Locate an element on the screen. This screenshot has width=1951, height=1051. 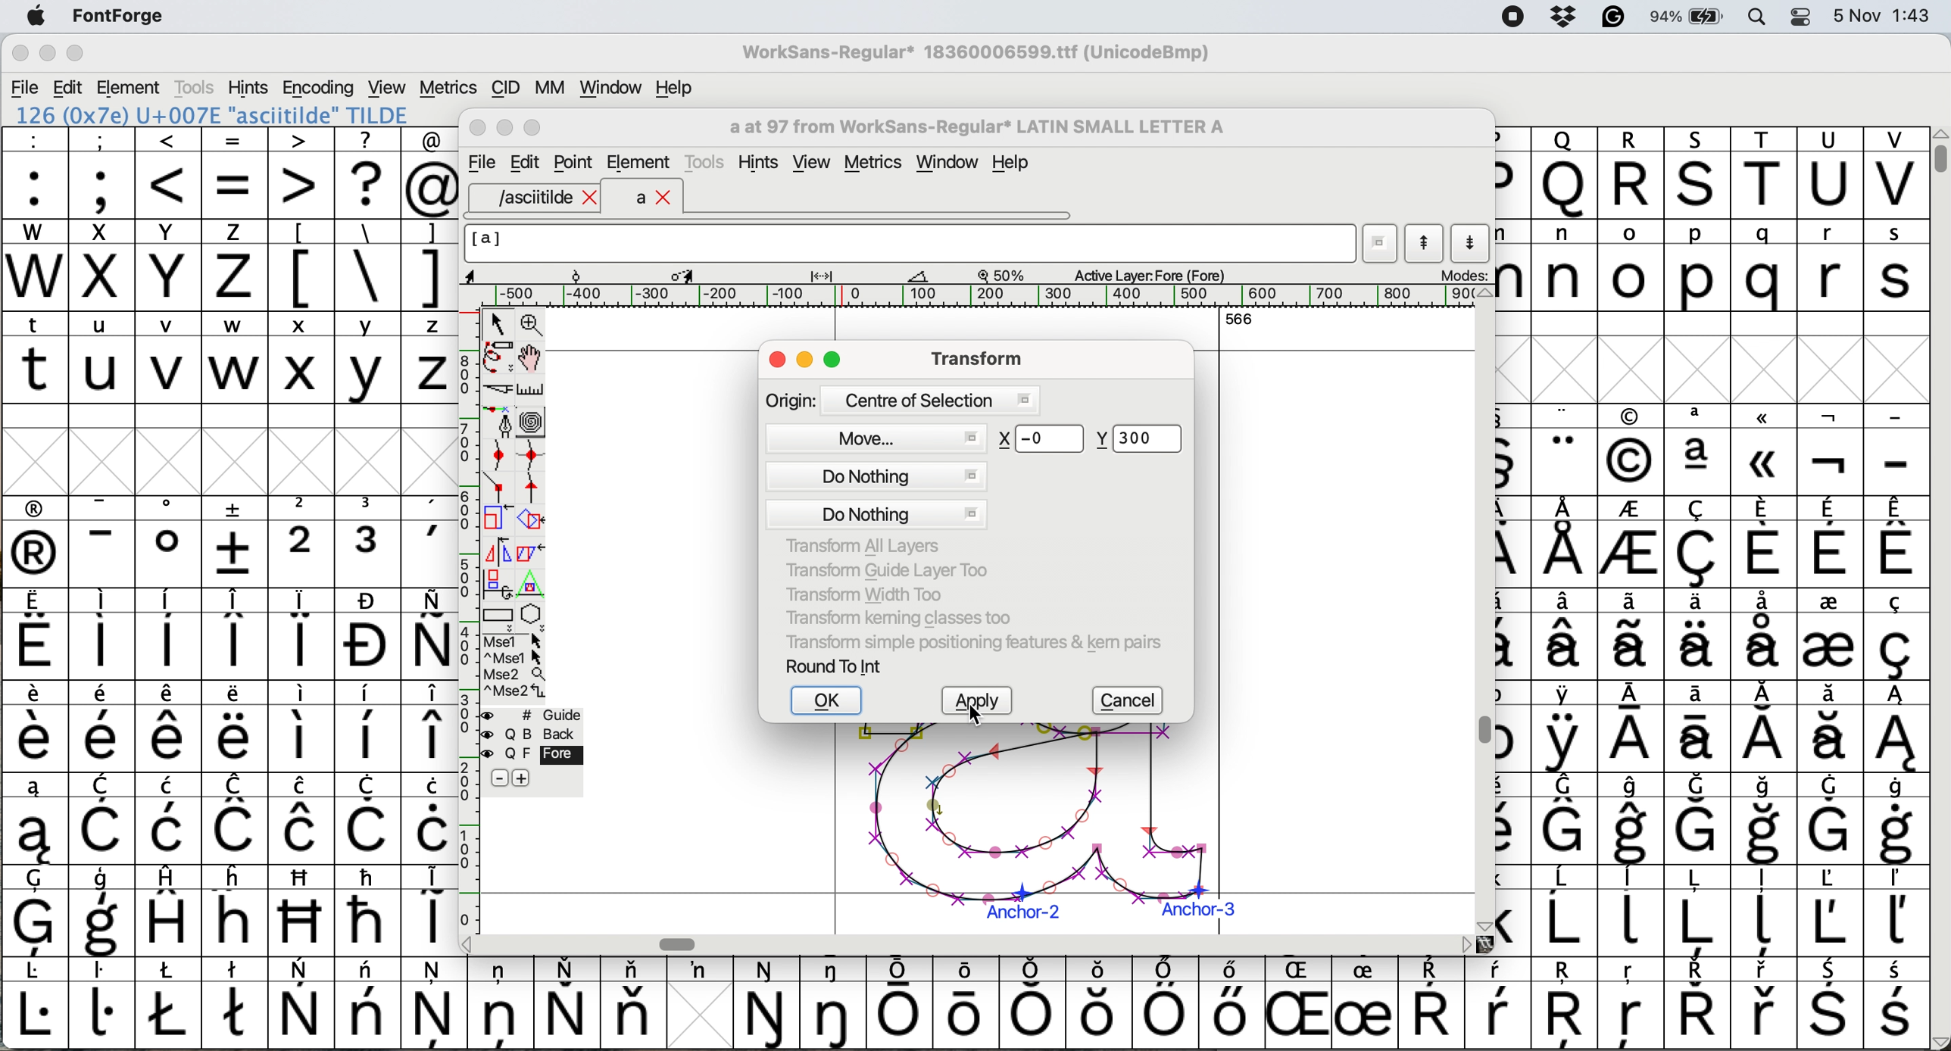
cid is located at coordinates (504, 89).